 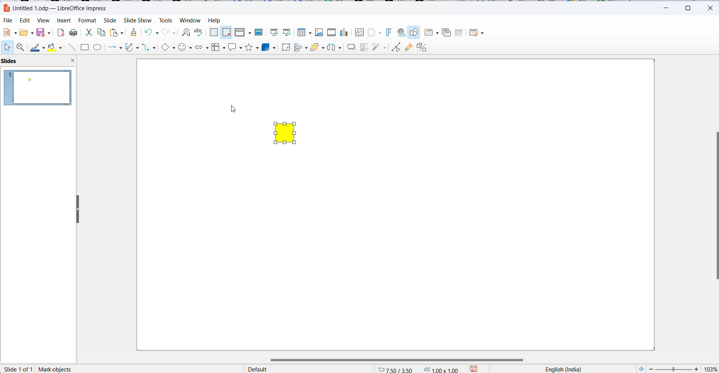 I want to click on Insert audio video, so click(x=332, y=33).